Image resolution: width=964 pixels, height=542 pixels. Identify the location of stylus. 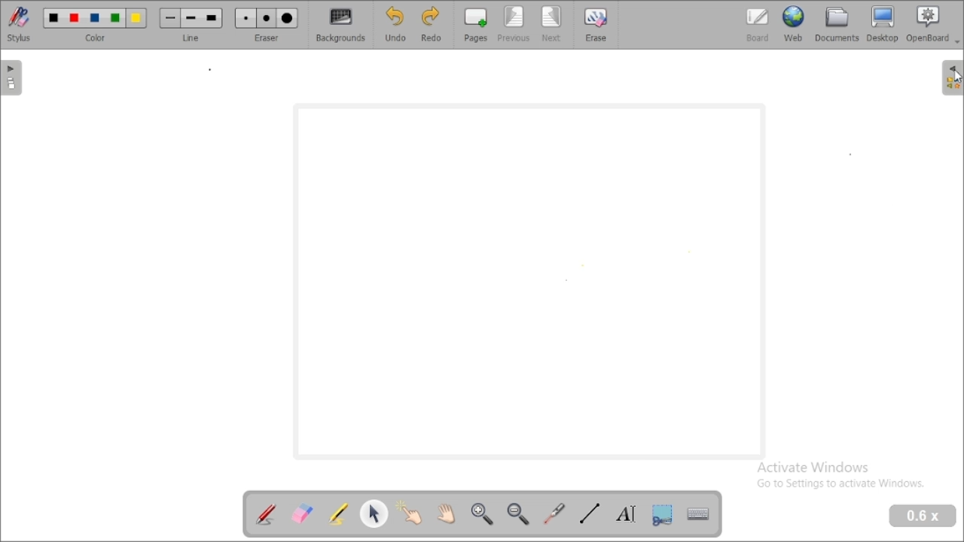
(19, 24).